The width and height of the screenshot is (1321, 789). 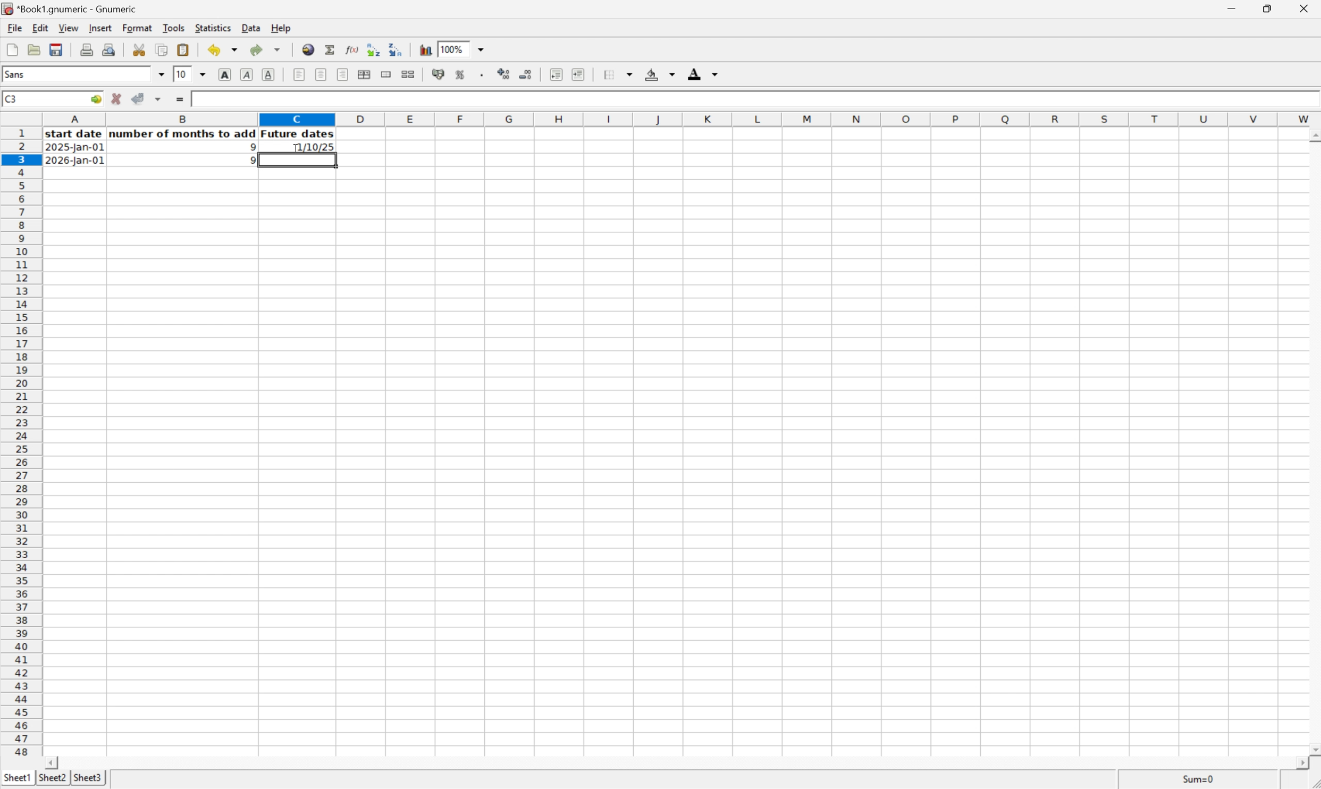 I want to click on Format, so click(x=138, y=28).